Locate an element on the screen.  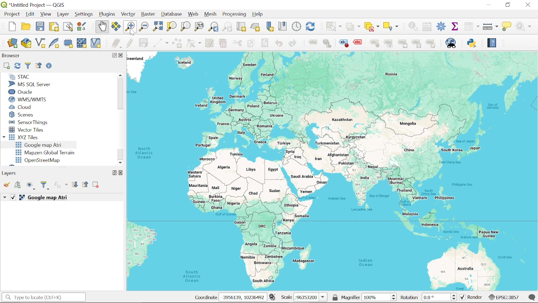
Show statistical summary is located at coordinates (456, 26).